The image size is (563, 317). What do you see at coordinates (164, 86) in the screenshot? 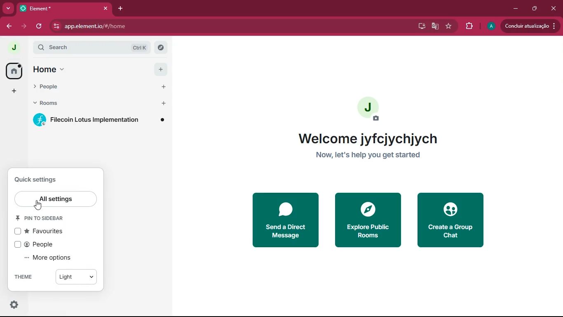
I see `start chat` at bounding box center [164, 86].